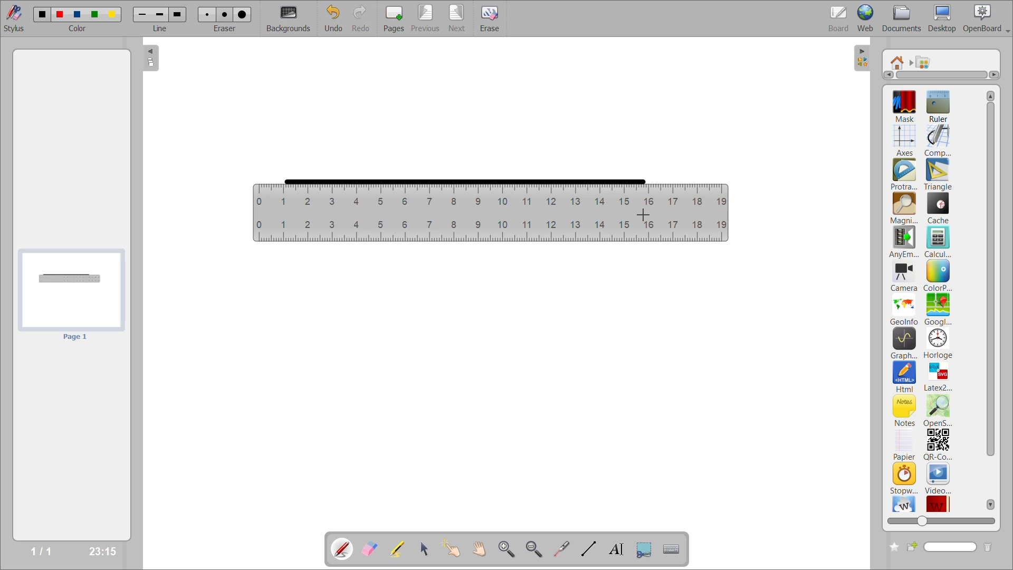 The width and height of the screenshot is (1013, 570). What do you see at coordinates (60, 14) in the screenshot?
I see `color 2` at bounding box center [60, 14].